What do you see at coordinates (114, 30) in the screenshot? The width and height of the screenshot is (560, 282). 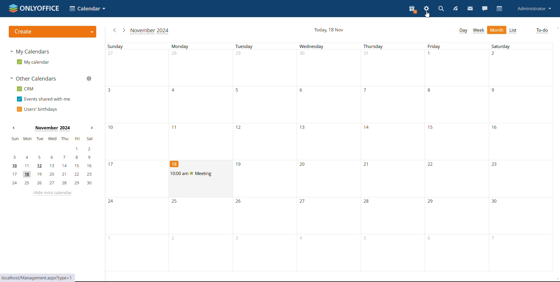 I see `previous month` at bounding box center [114, 30].